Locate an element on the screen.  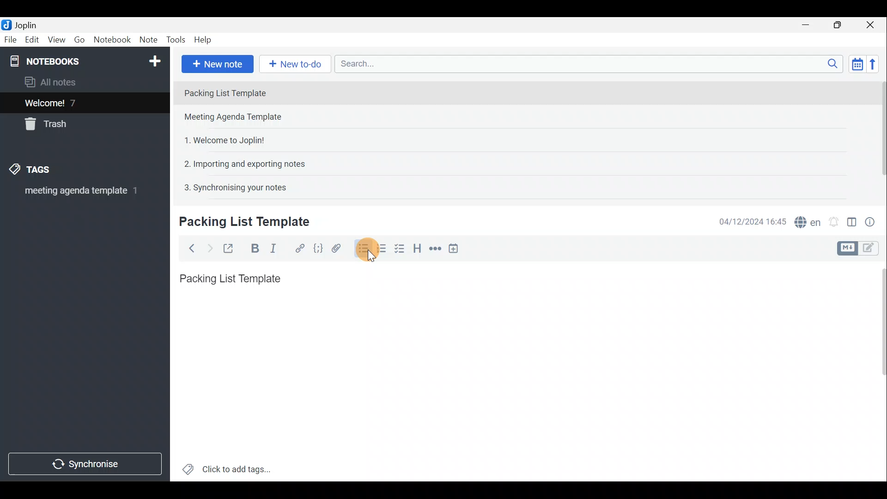
Insert time is located at coordinates (456, 248).